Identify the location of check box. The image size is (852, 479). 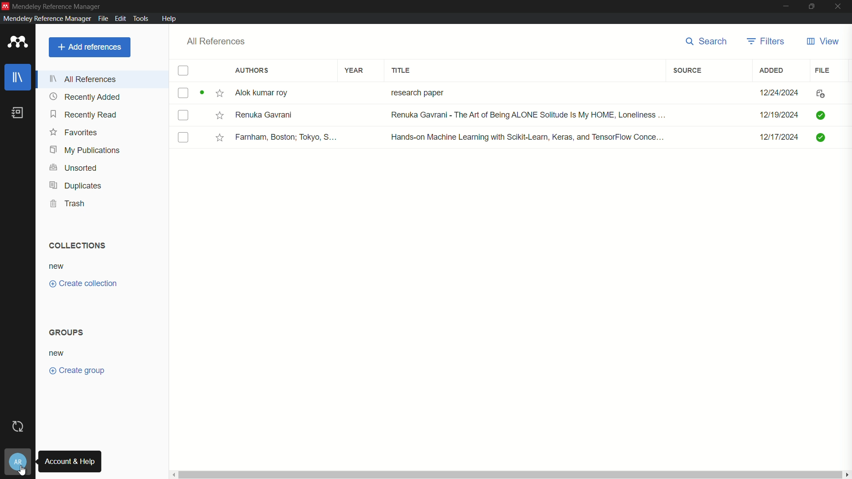
(184, 71).